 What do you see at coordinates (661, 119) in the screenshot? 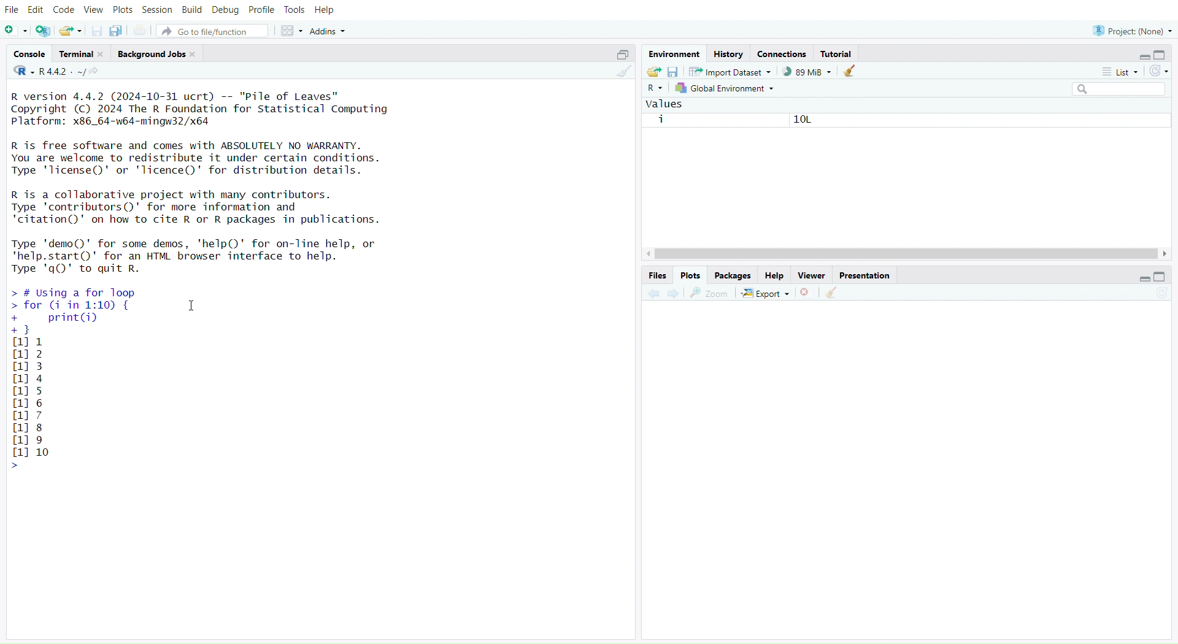
I see `i` at bounding box center [661, 119].